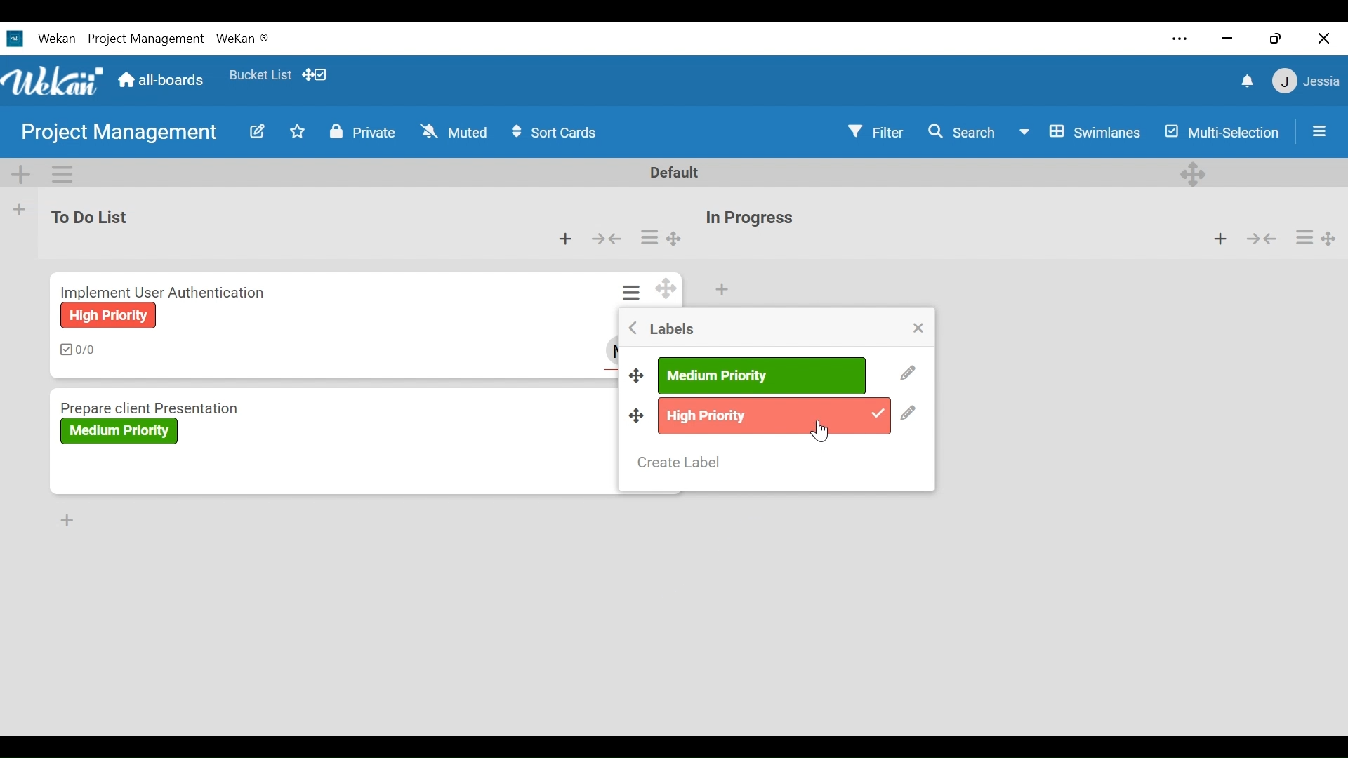 This screenshot has width=1348, height=758. What do you see at coordinates (298, 131) in the screenshot?
I see `Toggle favorites` at bounding box center [298, 131].